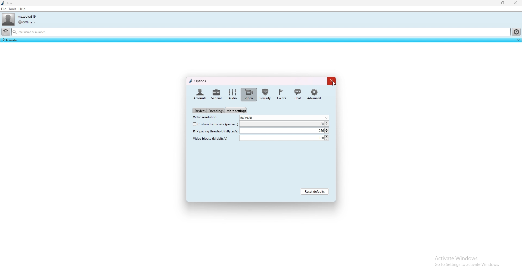  I want to click on More settings, so click(236, 110).